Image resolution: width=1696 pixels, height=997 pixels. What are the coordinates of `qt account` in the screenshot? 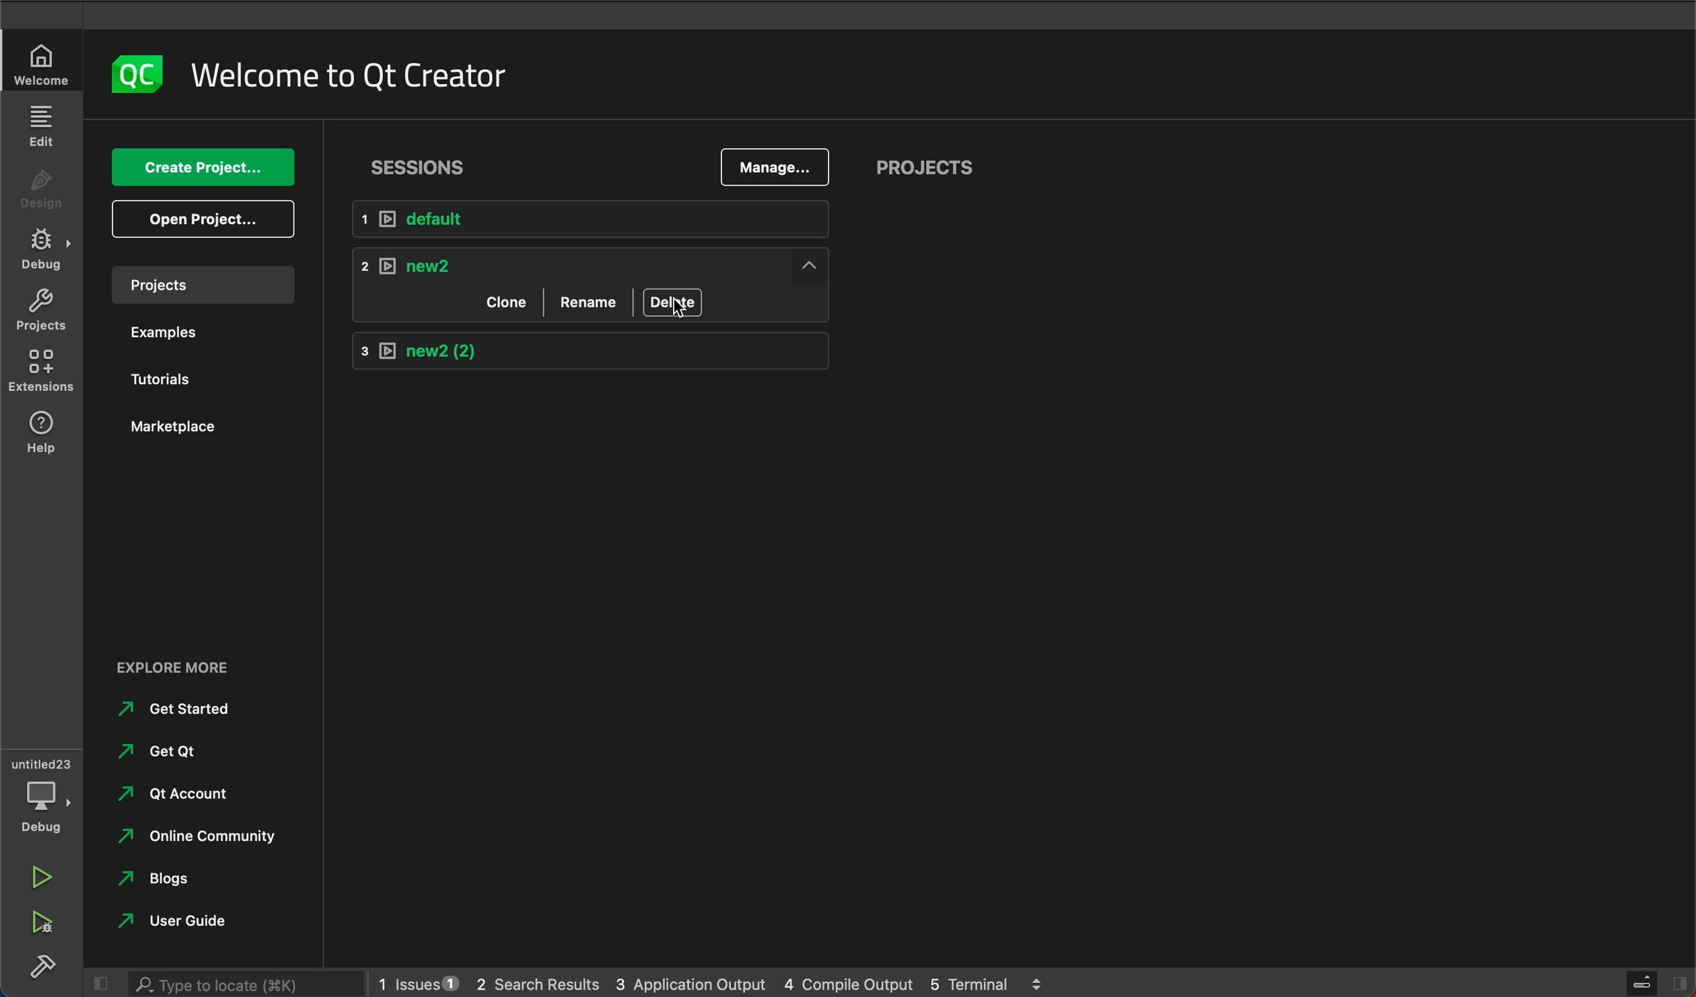 It's located at (173, 796).